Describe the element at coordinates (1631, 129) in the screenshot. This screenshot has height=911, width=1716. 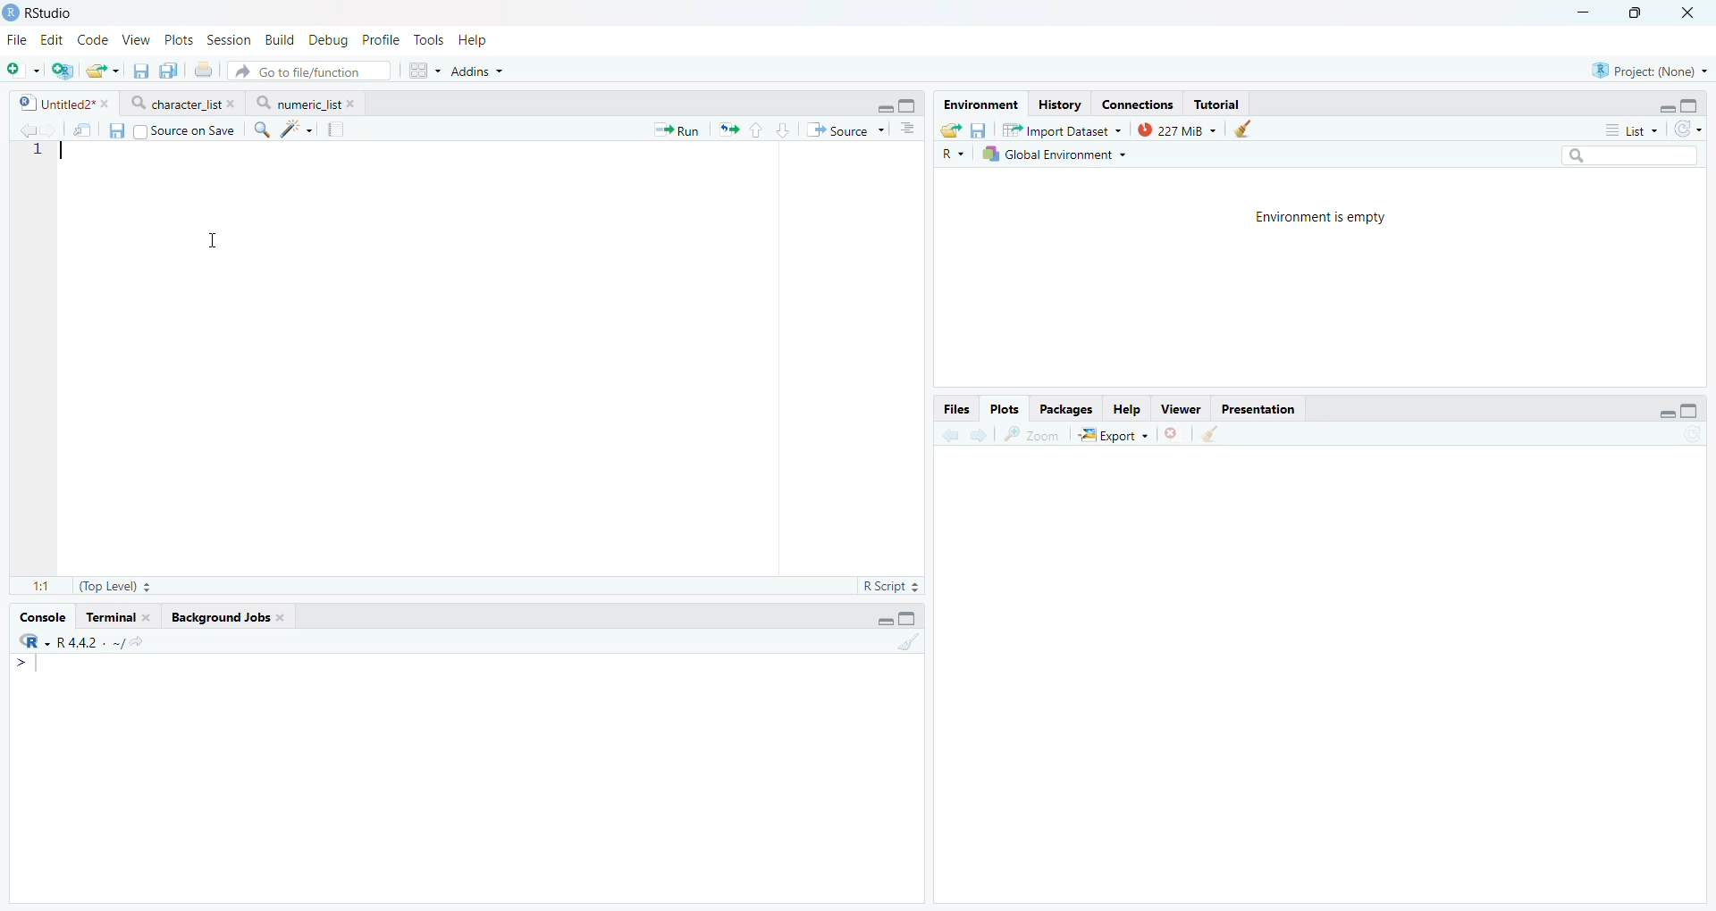
I see `List` at that location.